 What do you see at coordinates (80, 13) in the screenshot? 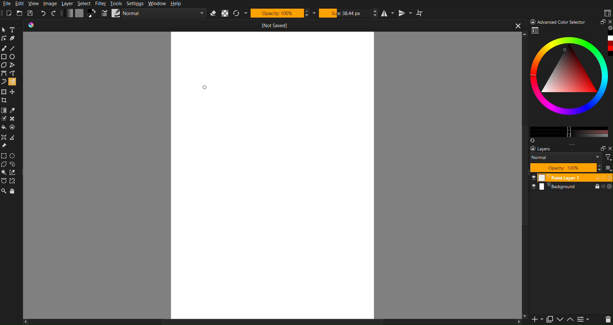
I see `Texture` at bounding box center [80, 13].